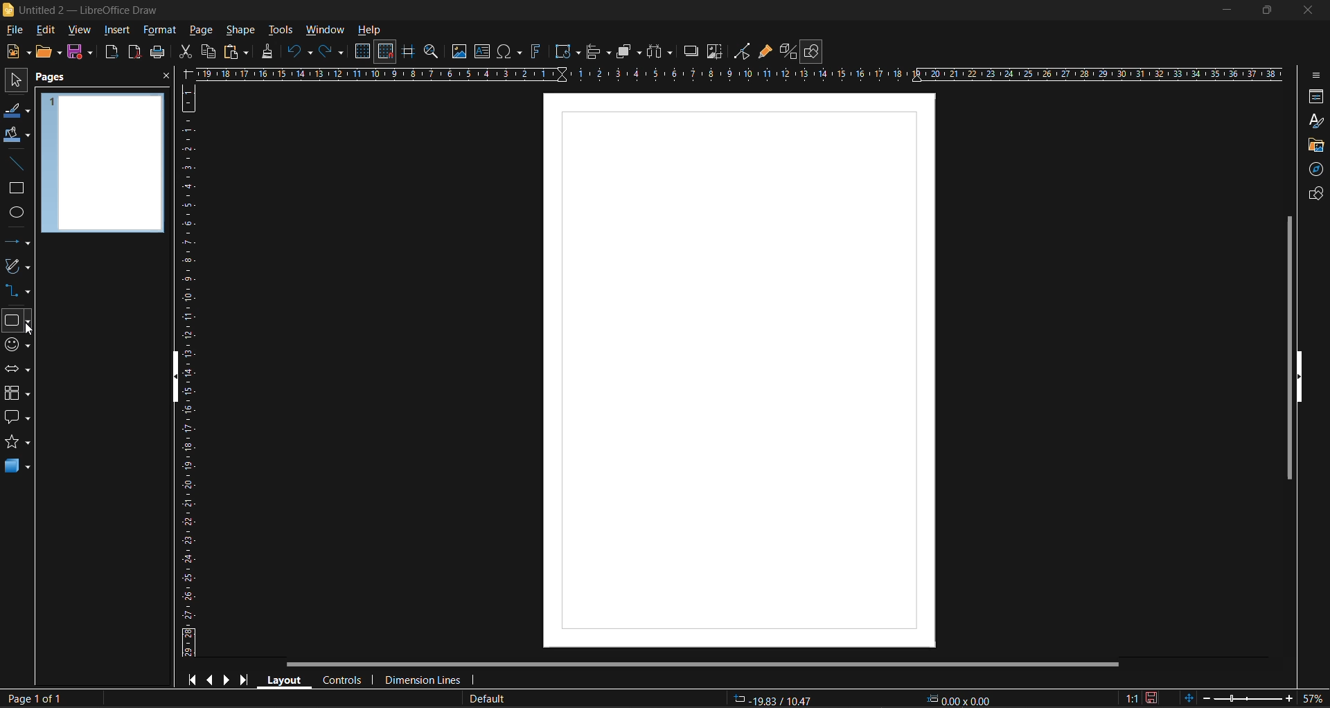  Describe the element at coordinates (1315, 148) in the screenshot. I see `gallery` at that location.